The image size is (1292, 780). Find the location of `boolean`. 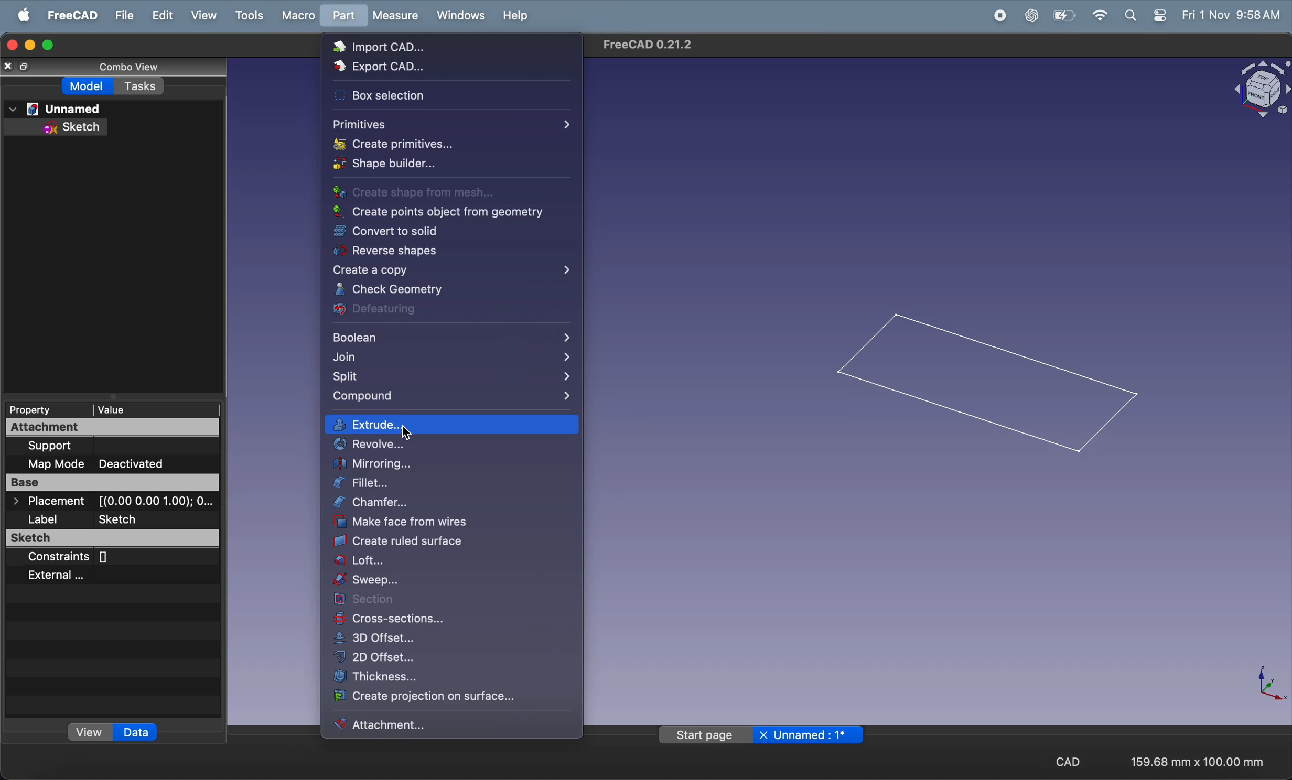

boolean is located at coordinates (451, 337).